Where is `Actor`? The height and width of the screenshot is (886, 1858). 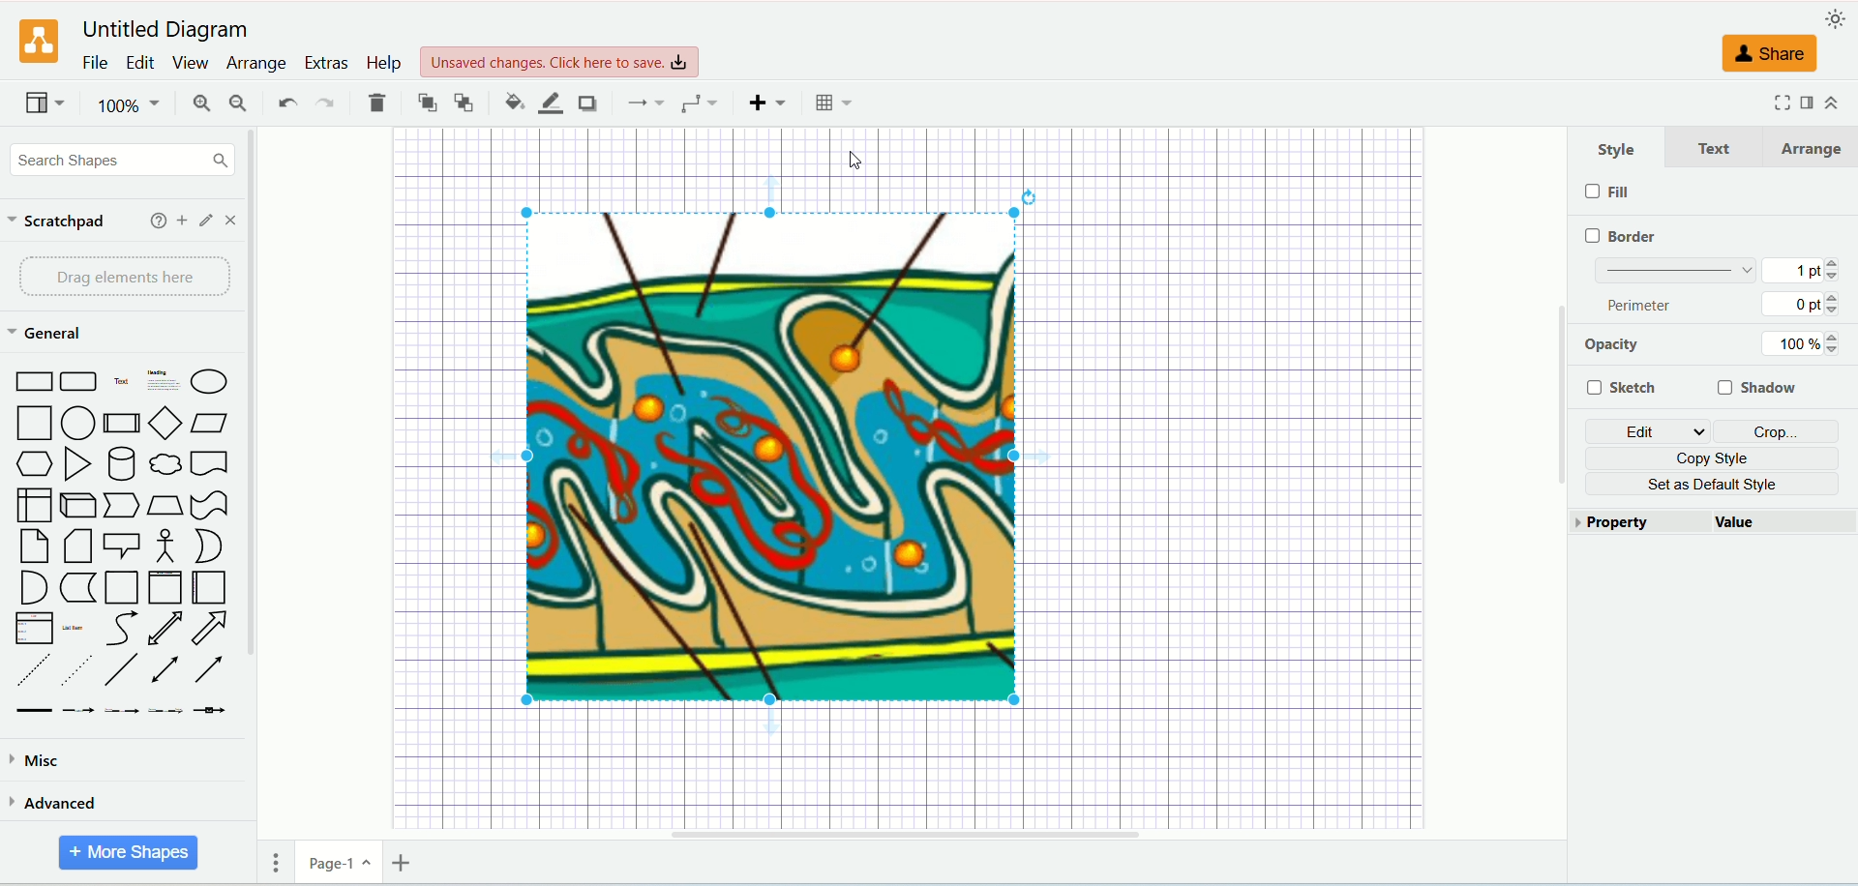
Actor is located at coordinates (164, 546).